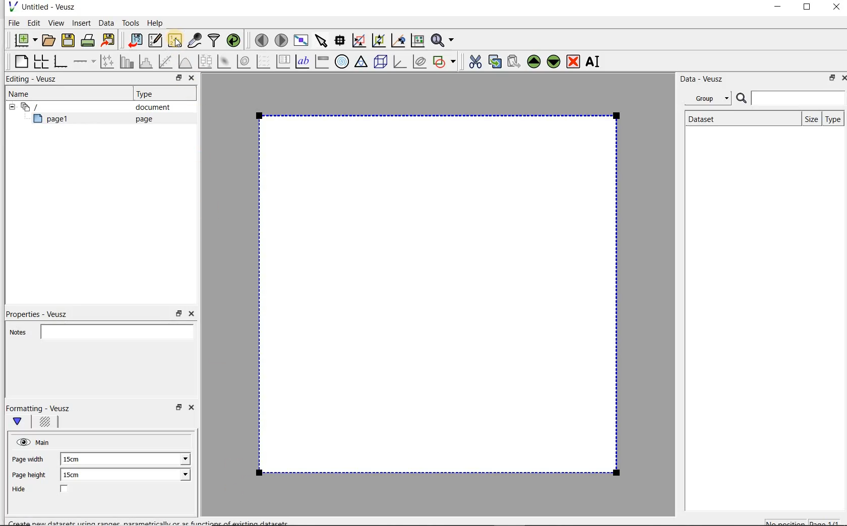  What do you see at coordinates (829, 80) in the screenshot?
I see `restore down` at bounding box center [829, 80].